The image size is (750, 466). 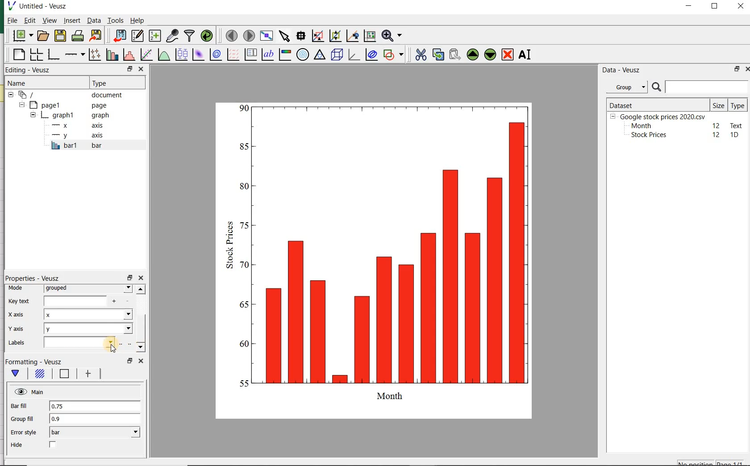 I want to click on plot a vector field, so click(x=232, y=55).